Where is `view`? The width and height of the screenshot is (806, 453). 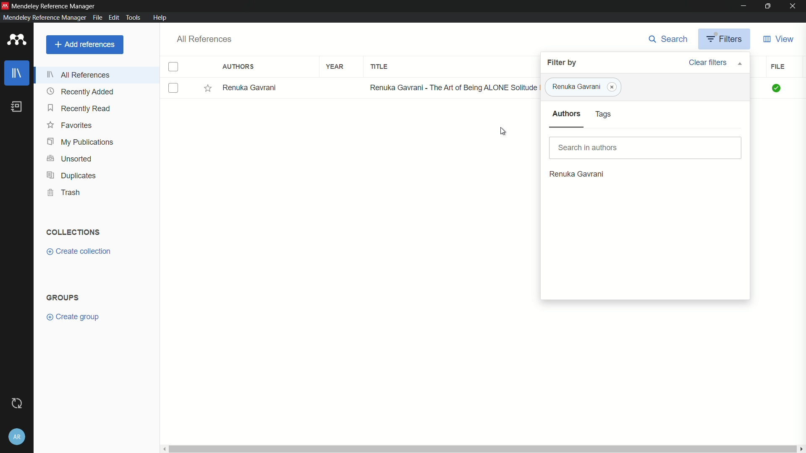
view is located at coordinates (779, 39).